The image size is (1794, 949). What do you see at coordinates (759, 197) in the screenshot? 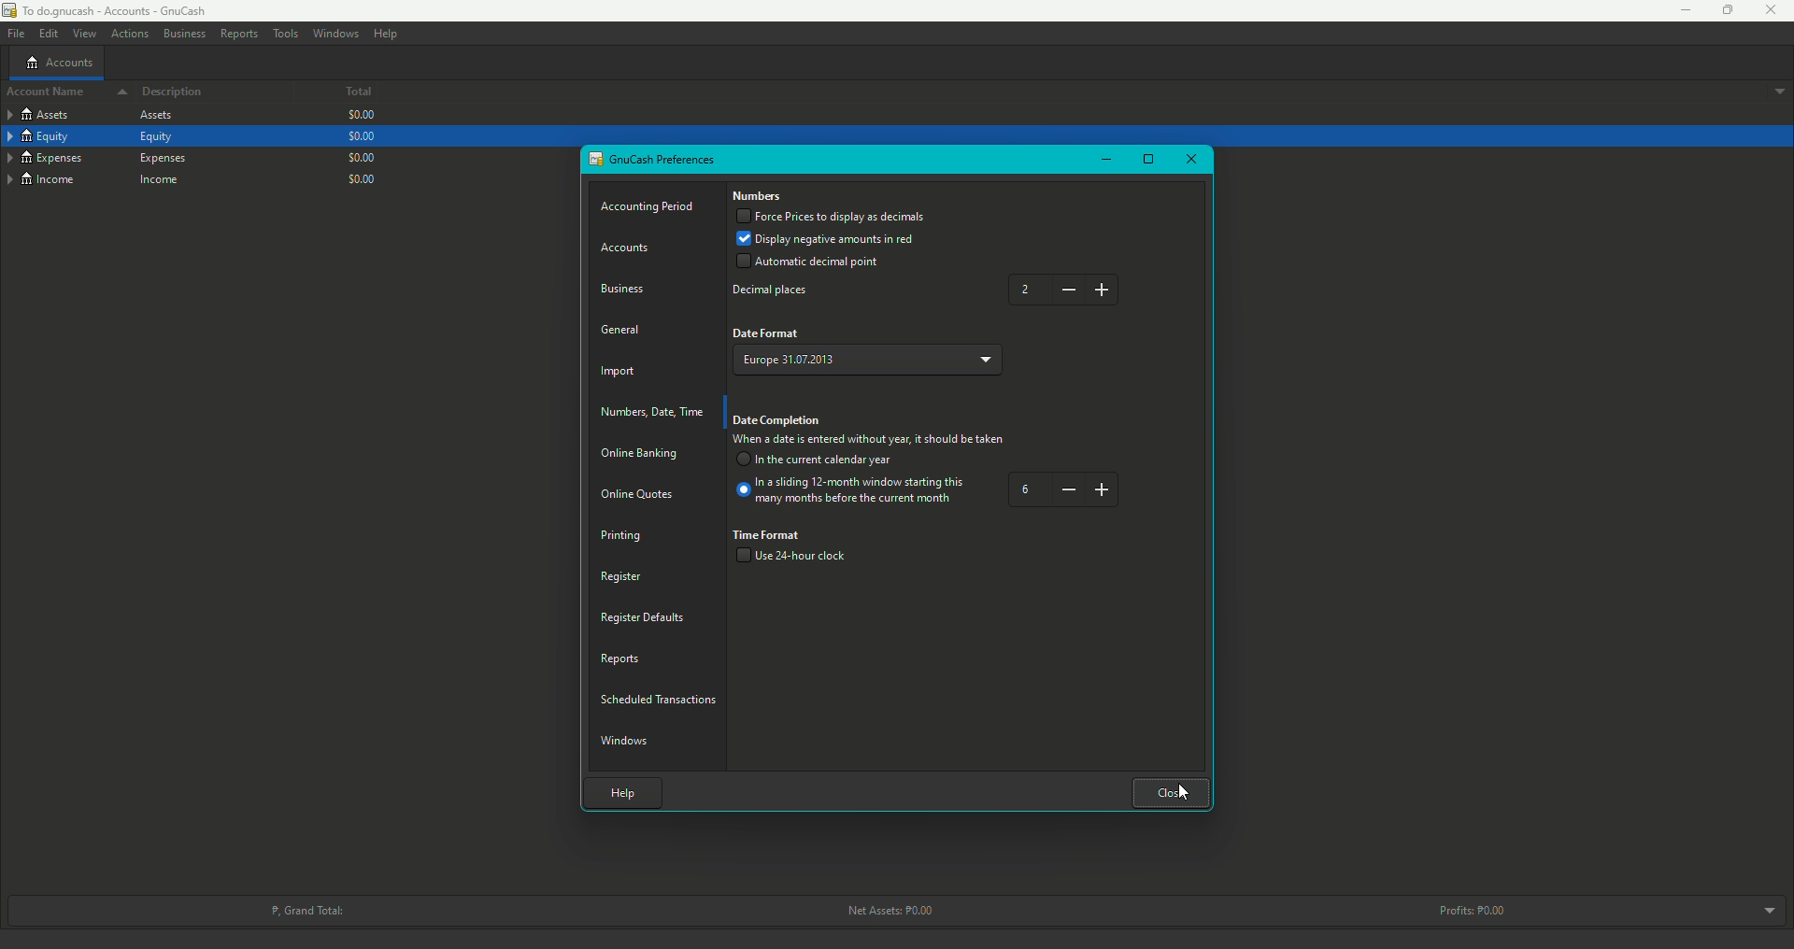
I see `Numbers` at bounding box center [759, 197].